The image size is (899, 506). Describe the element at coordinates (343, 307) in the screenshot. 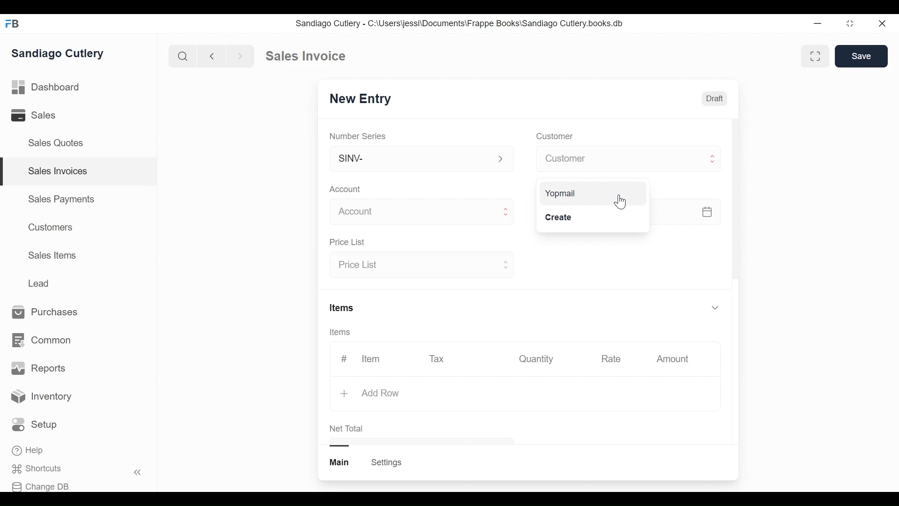

I see `Items` at that location.